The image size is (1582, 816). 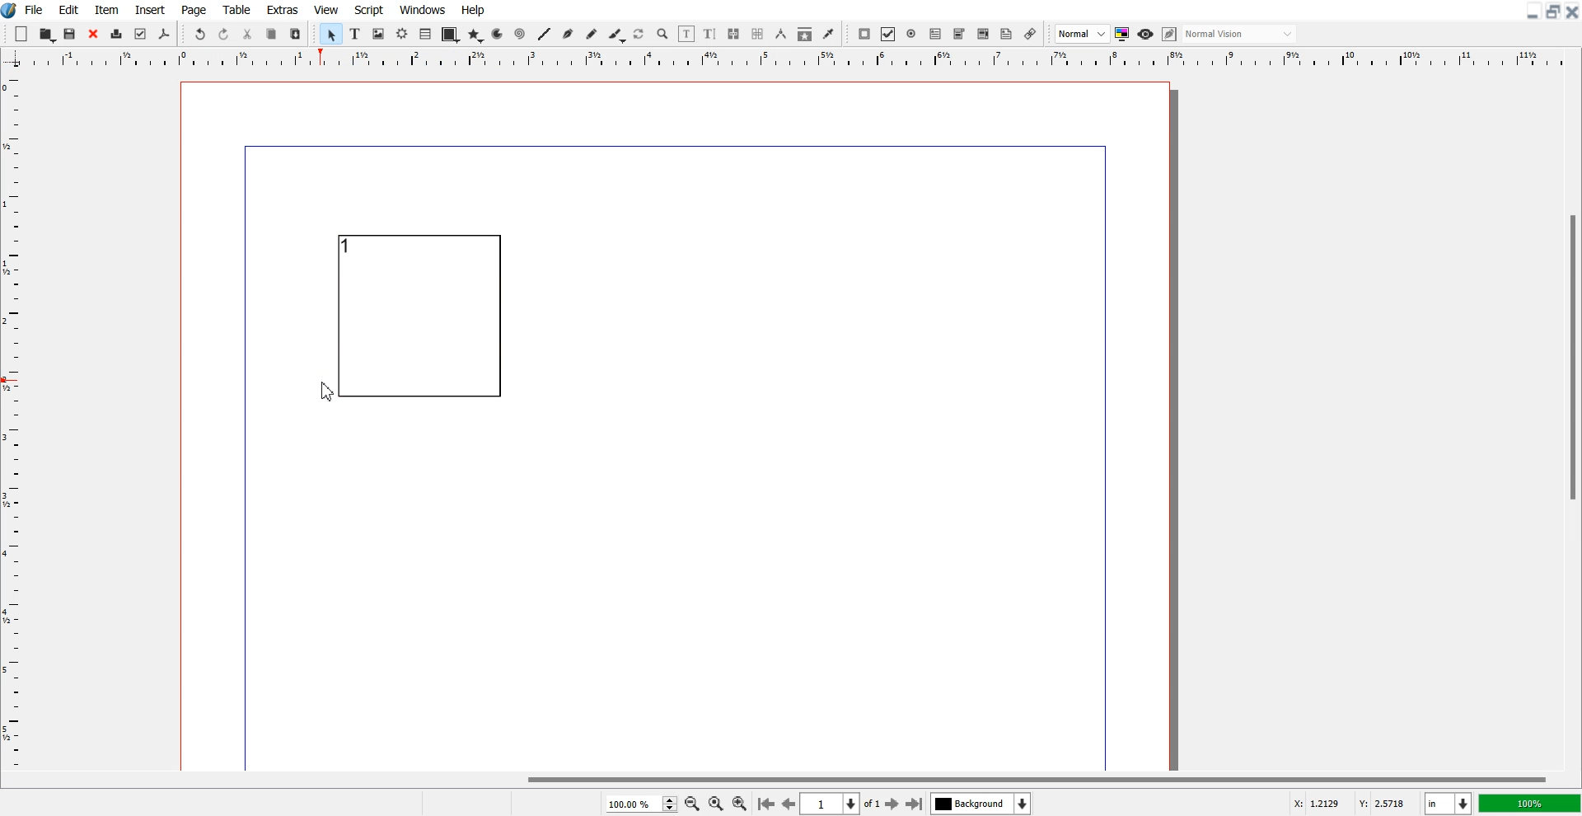 What do you see at coordinates (295, 34) in the screenshot?
I see `Paste` at bounding box center [295, 34].